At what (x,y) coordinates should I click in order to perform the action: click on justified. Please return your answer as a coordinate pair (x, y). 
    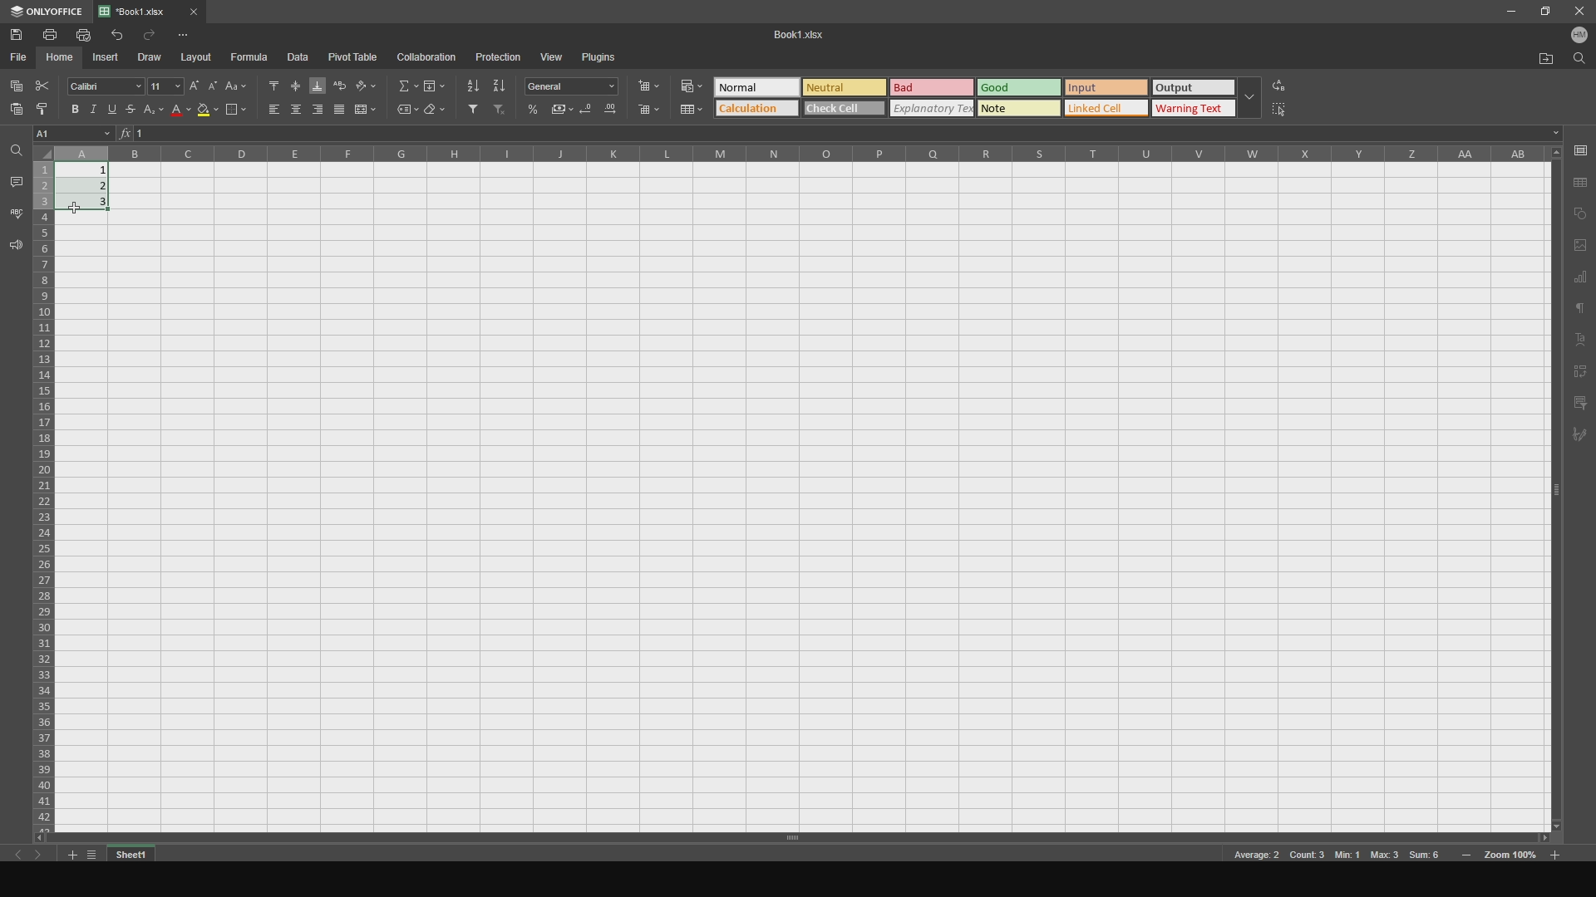
    Looking at the image, I should click on (339, 110).